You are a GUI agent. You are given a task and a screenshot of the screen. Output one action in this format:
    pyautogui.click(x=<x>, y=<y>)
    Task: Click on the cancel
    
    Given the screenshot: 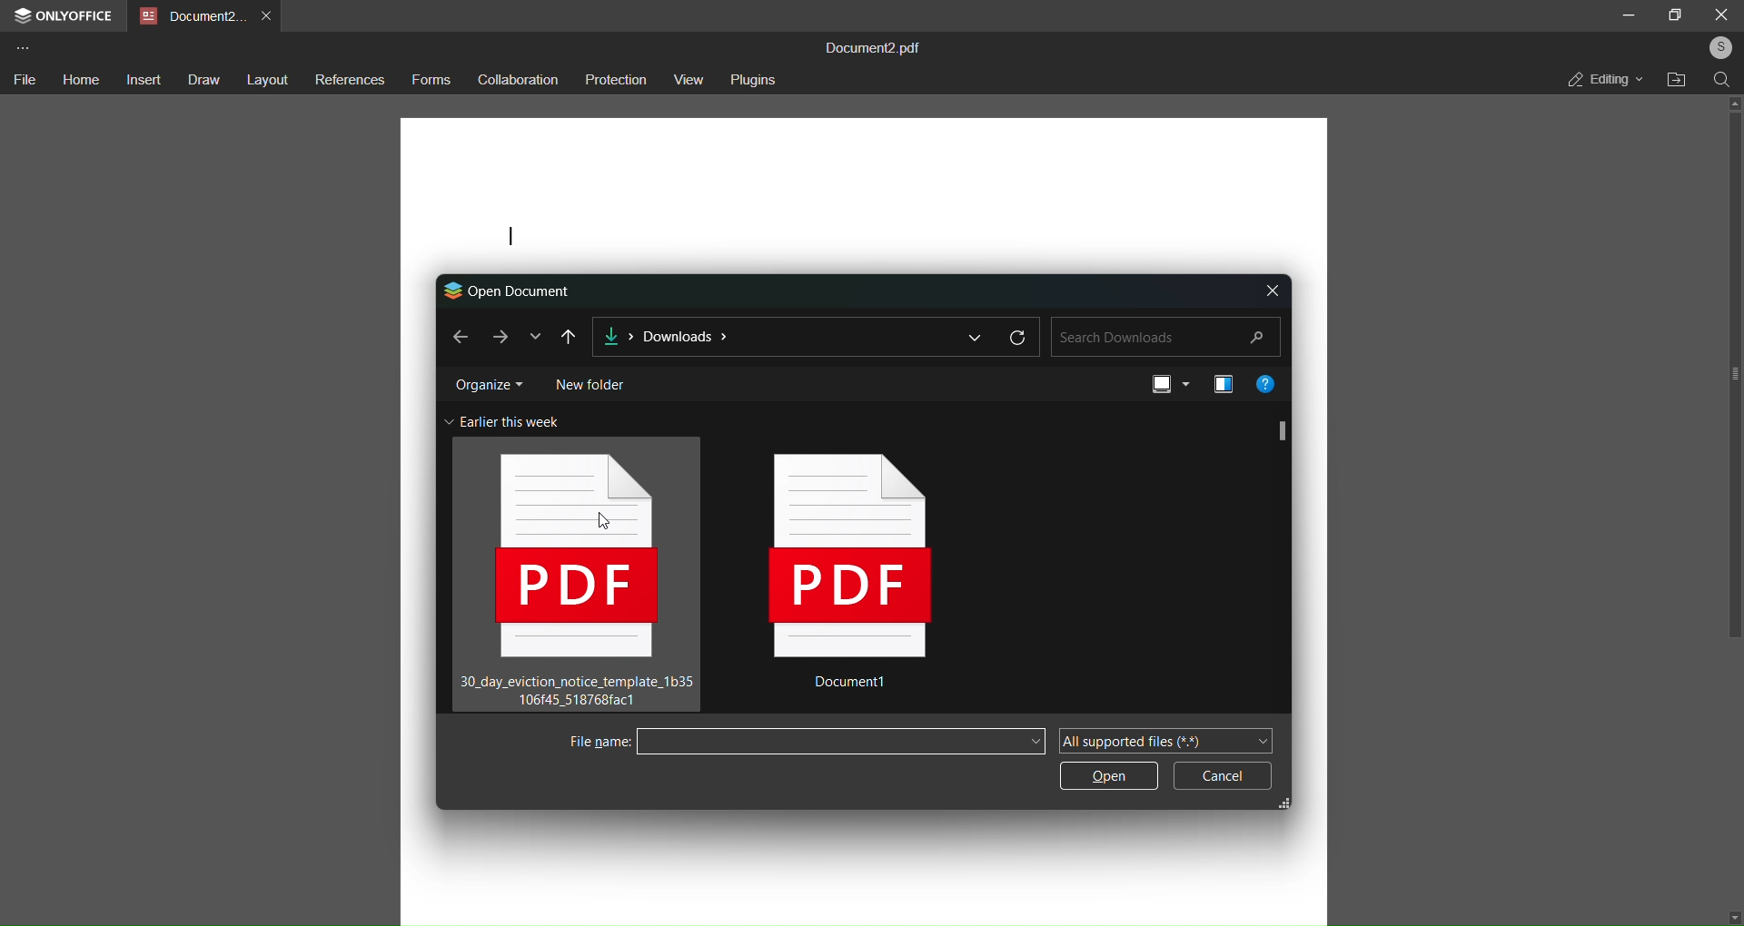 What is the action you would take?
    pyautogui.click(x=1223, y=775)
    